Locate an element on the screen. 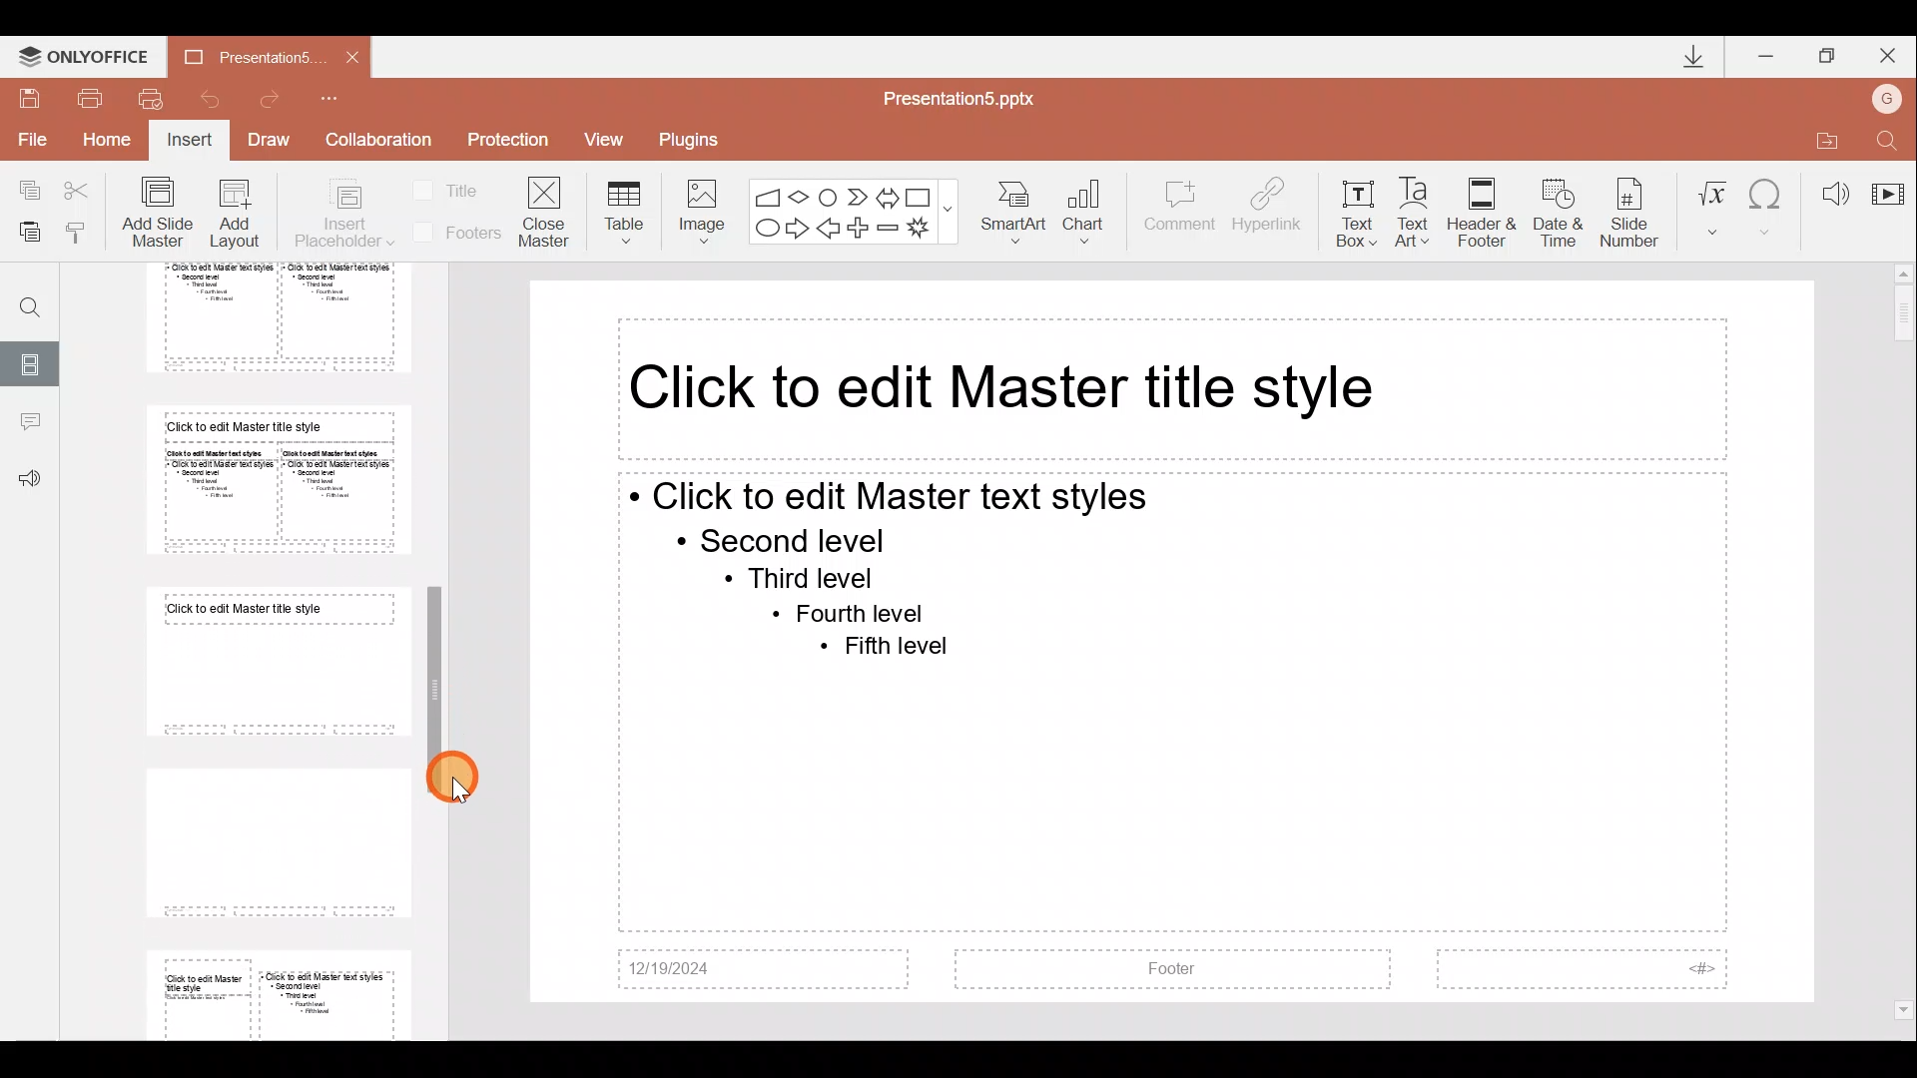  Chart is located at coordinates (1096, 214).